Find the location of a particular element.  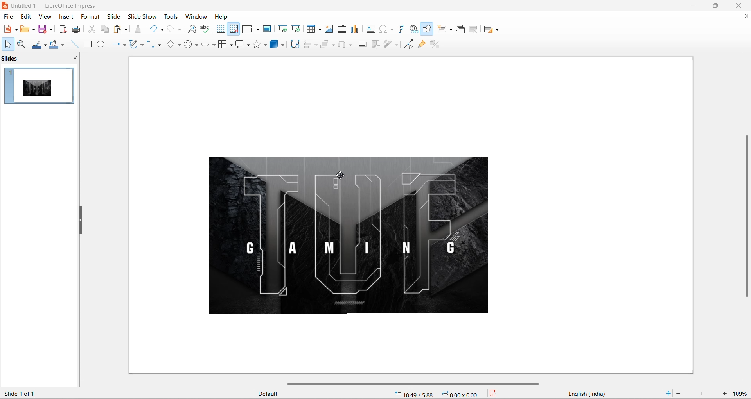

rotate is located at coordinates (296, 45).